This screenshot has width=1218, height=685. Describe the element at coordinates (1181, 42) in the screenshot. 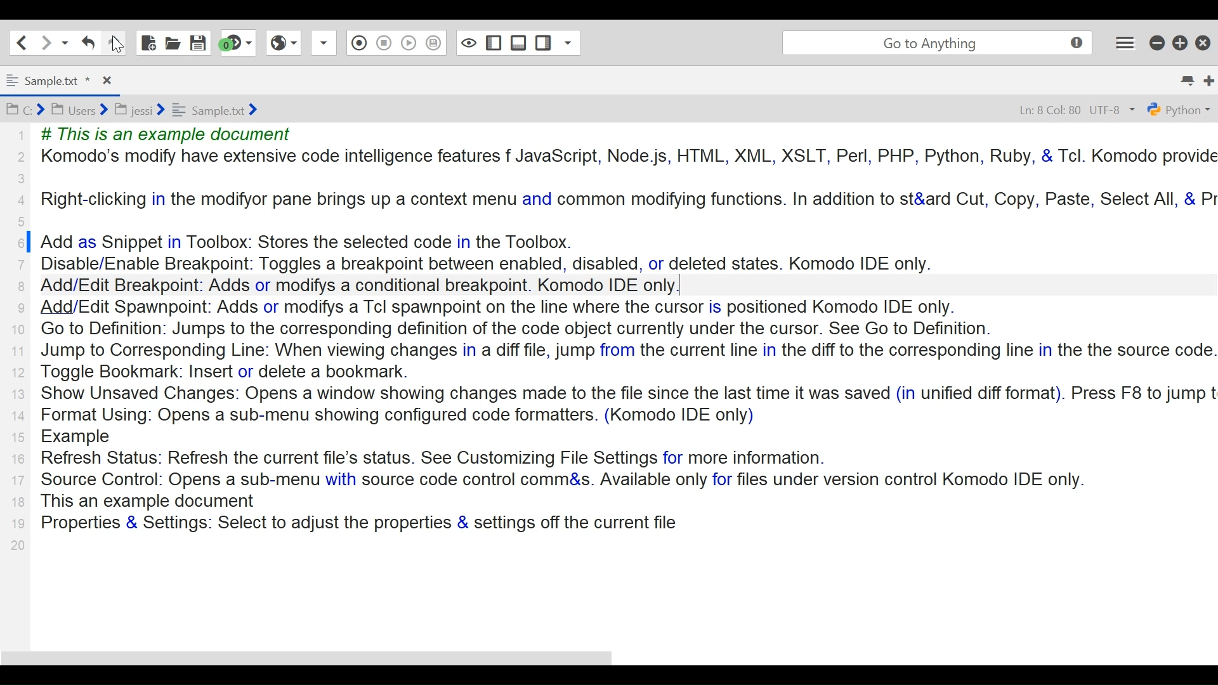

I see `Restore` at that location.